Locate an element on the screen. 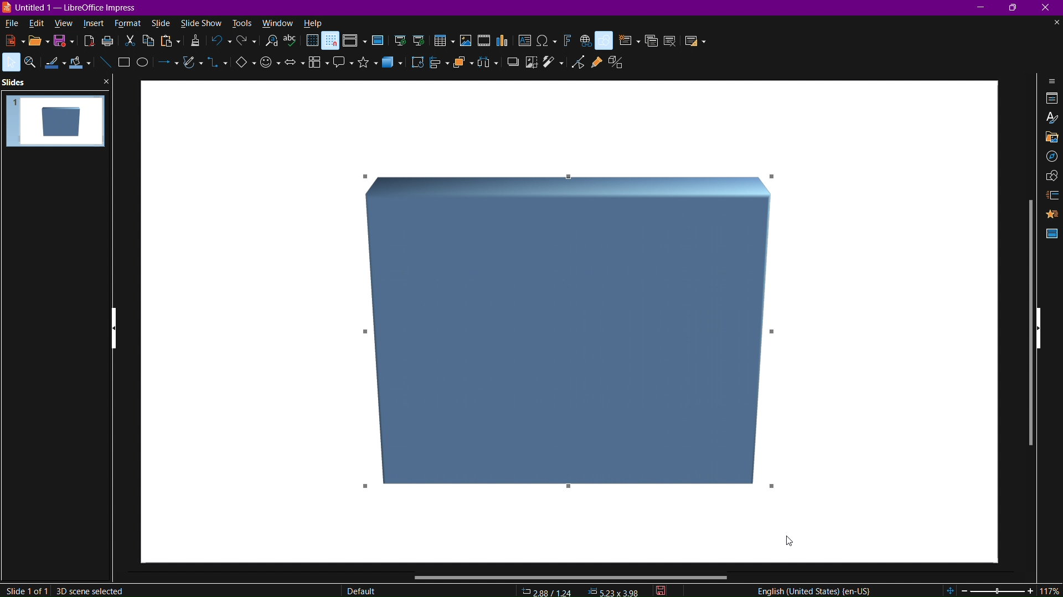 This screenshot has width=1063, height=597. Ellipse is located at coordinates (146, 67).